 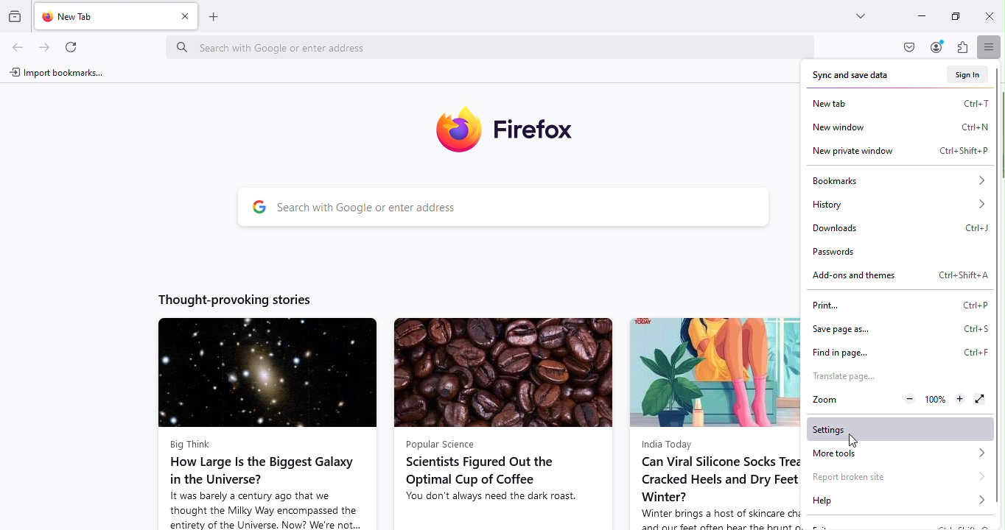 I want to click on Add-ons and themes, so click(x=897, y=272).